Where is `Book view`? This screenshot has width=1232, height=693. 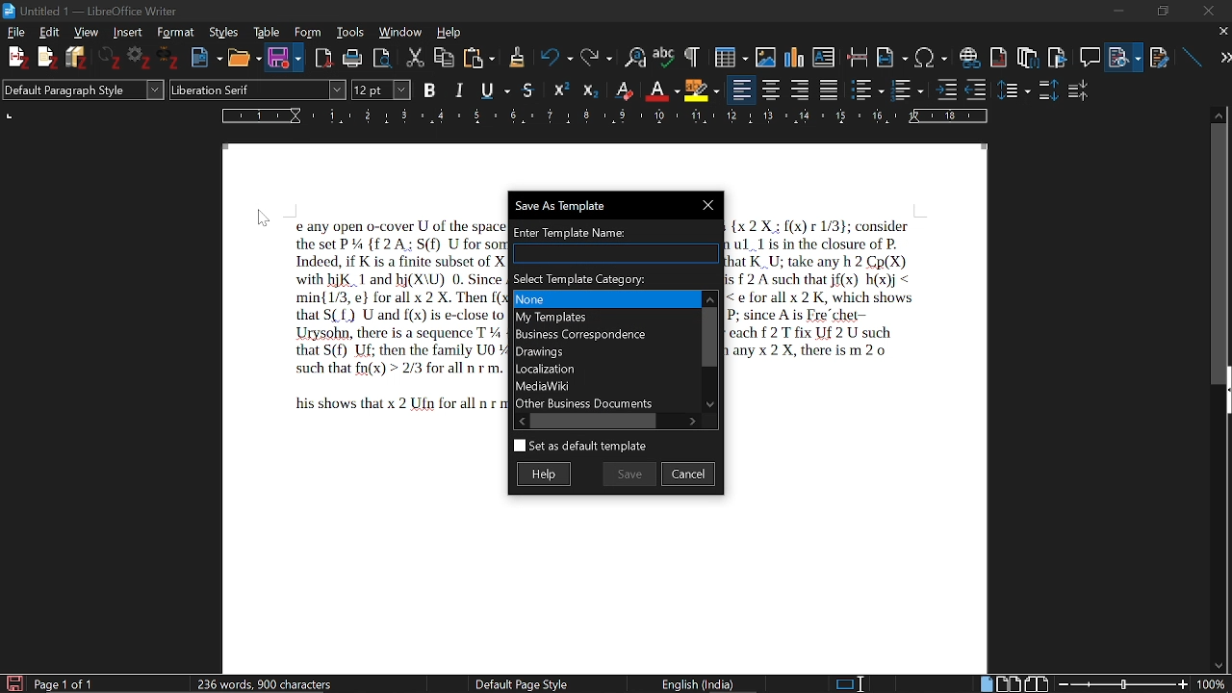 Book view is located at coordinates (1037, 682).